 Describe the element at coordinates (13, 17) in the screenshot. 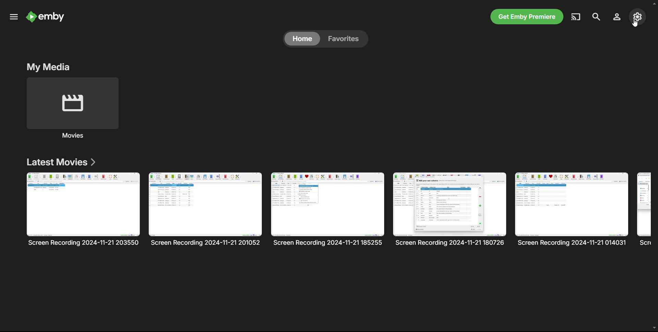

I see `menu` at that location.